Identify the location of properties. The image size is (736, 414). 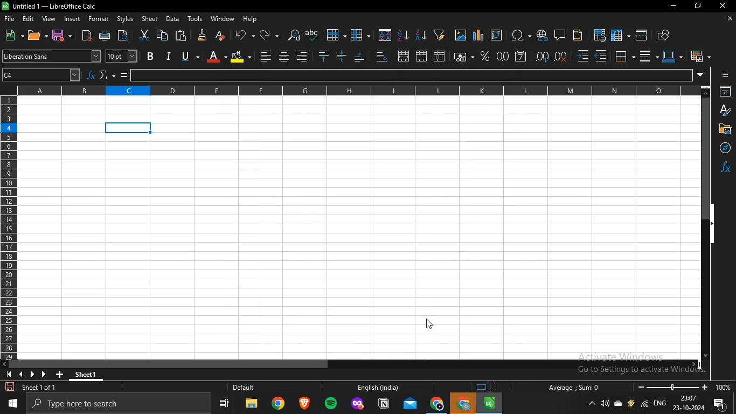
(724, 92).